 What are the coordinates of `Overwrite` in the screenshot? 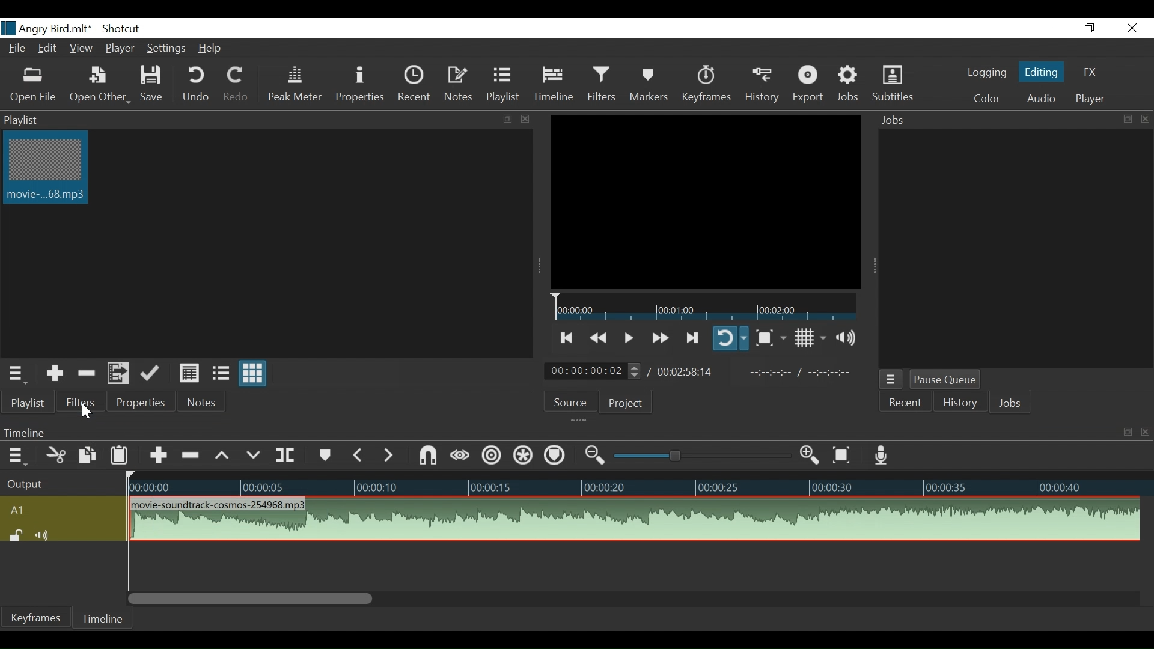 It's located at (254, 454).